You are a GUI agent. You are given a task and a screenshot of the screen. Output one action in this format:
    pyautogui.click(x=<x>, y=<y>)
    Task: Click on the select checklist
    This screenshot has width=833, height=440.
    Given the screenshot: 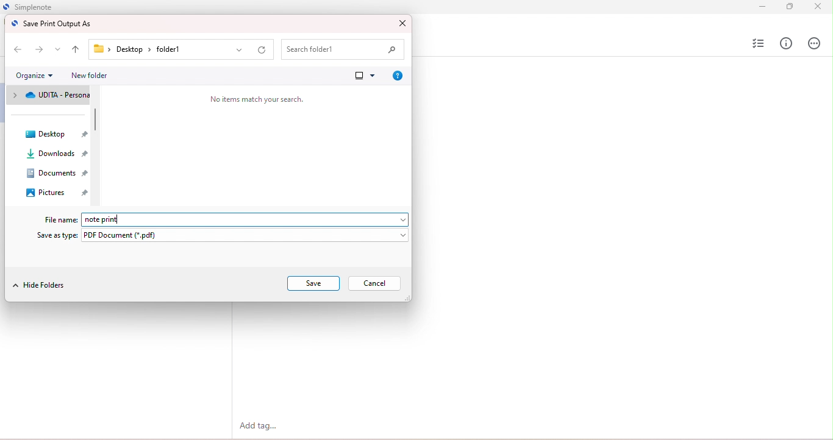 What is the action you would take?
    pyautogui.click(x=756, y=43)
    